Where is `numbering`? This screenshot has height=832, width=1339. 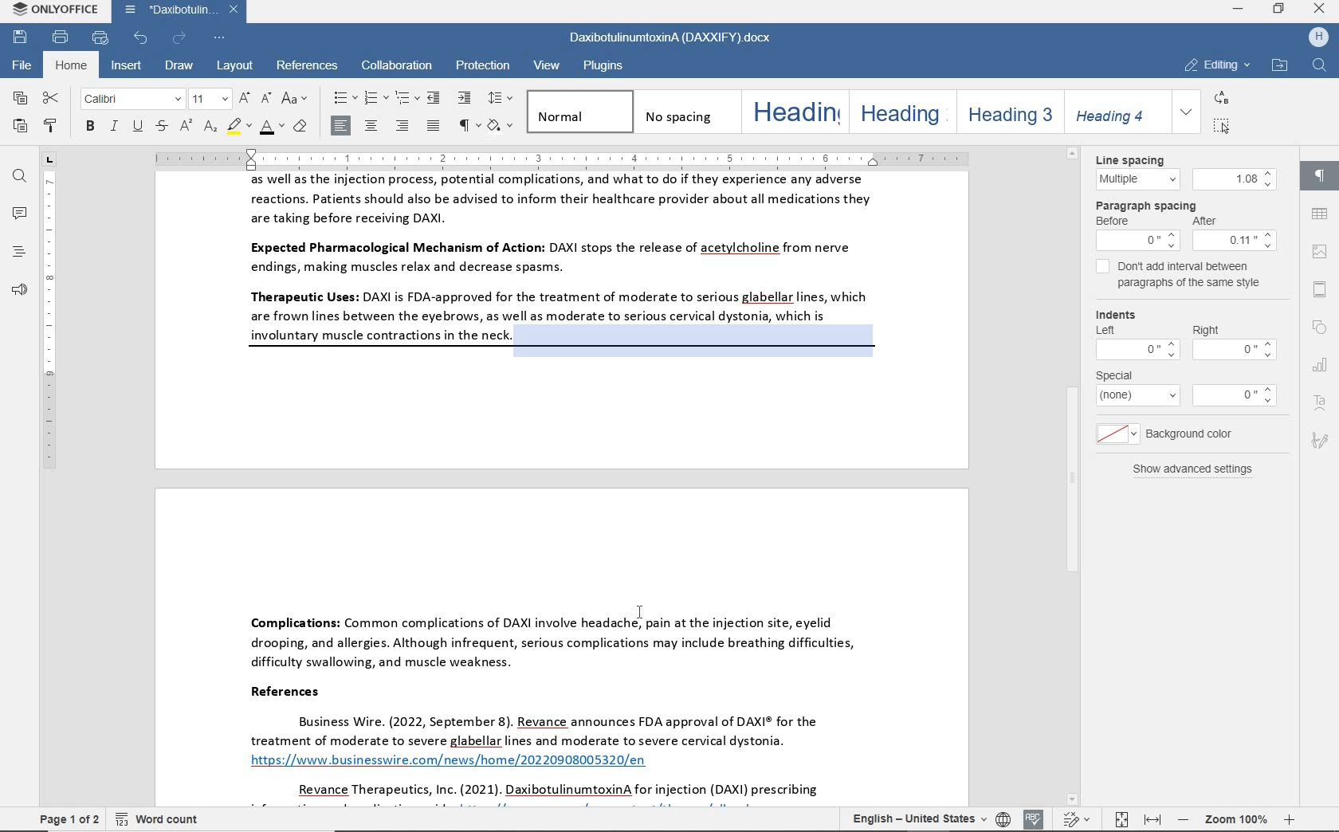
numbering is located at coordinates (374, 99).